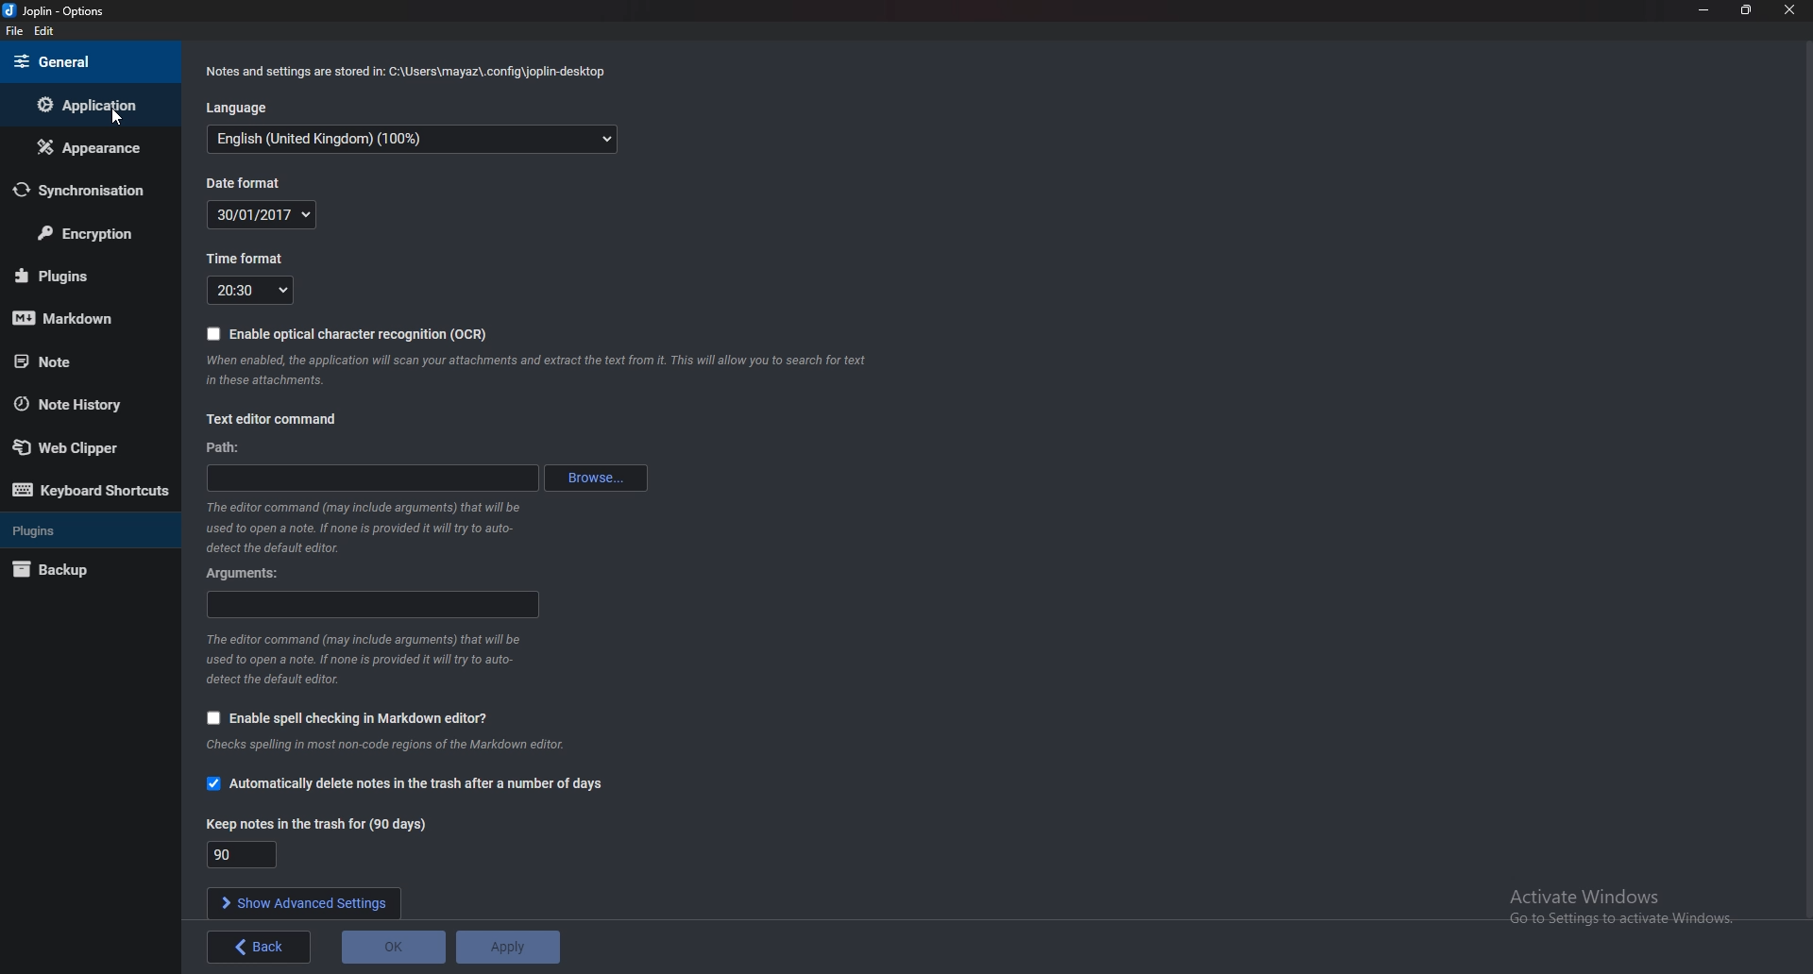 Image resolution: width=1813 pixels, height=974 pixels. Describe the element at coordinates (83, 191) in the screenshot. I see `Synchronization` at that location.